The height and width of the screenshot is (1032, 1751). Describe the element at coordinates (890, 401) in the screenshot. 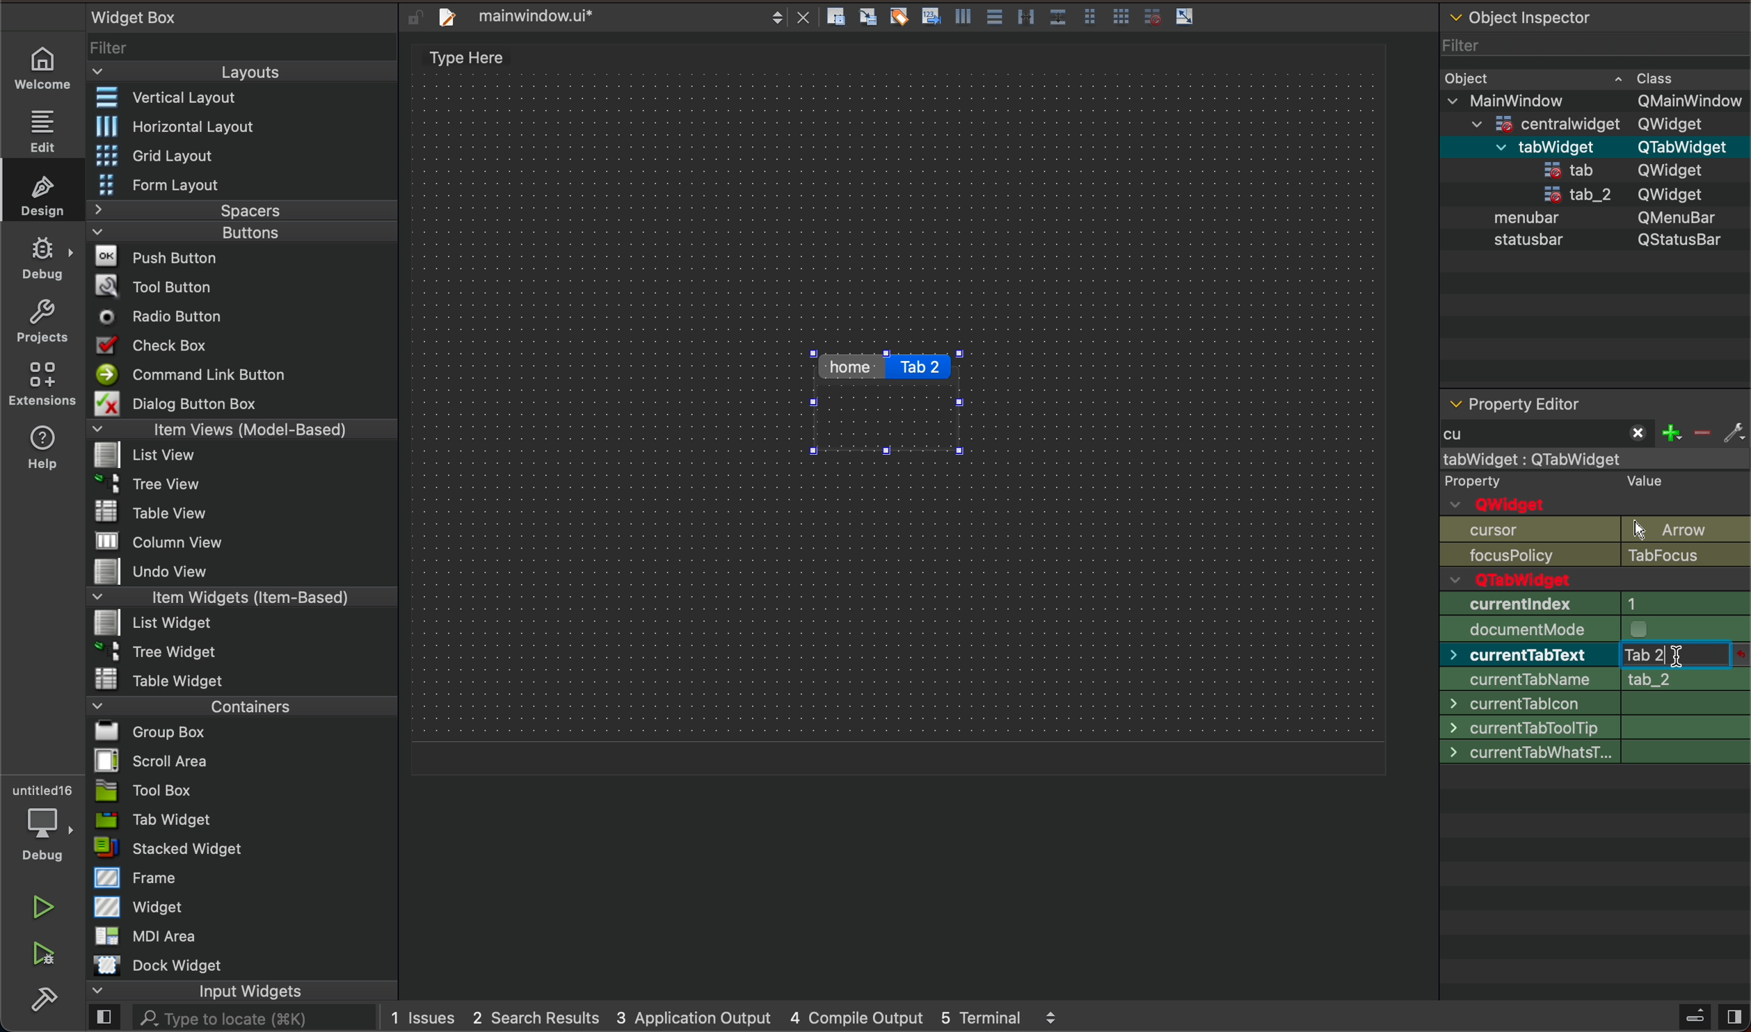

I see `tabs` at that location.